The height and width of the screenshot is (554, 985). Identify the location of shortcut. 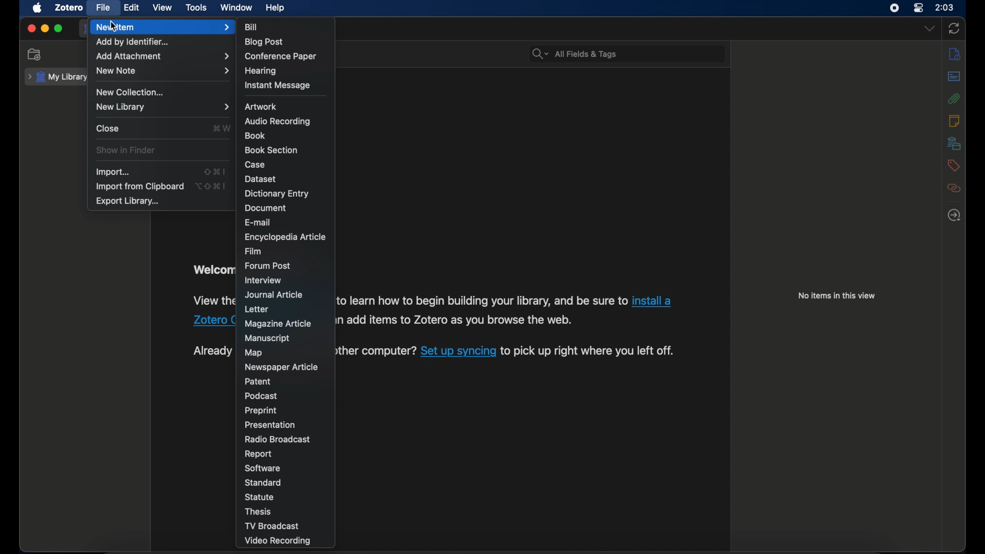
(211, 186).